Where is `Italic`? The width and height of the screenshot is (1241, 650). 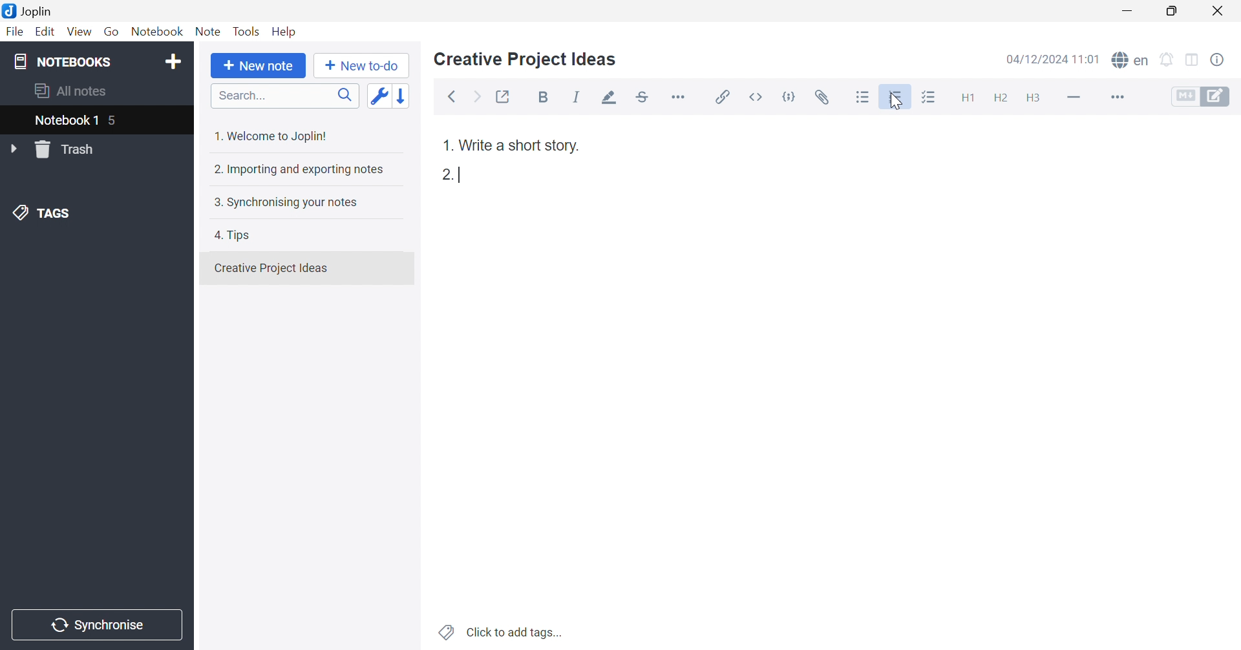 Italic is located at coordinates (578, 98).